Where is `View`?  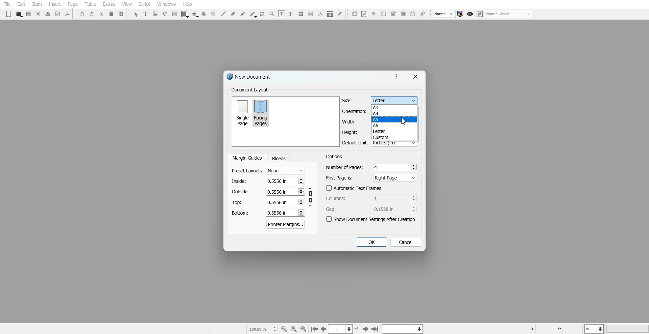
View is located at coordinates (127, 4).